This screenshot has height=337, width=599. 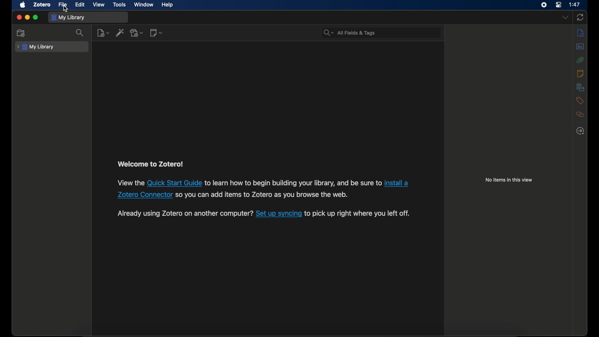 What do you see at coordinates (580, 115) in the screenshot?
I see `related` at bounding box center [580, 115].